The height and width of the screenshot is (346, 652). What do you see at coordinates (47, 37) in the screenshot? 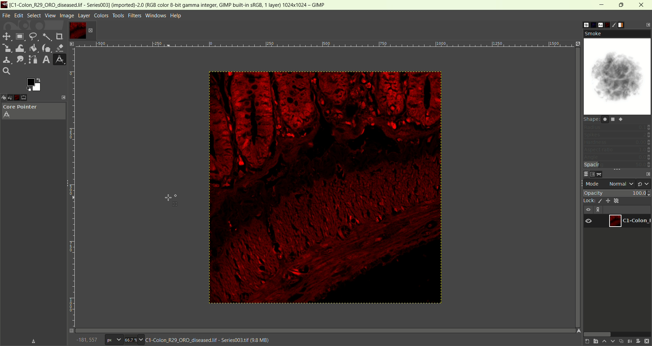
I see `fuzzy select tool` at bounding box center [47, 37].